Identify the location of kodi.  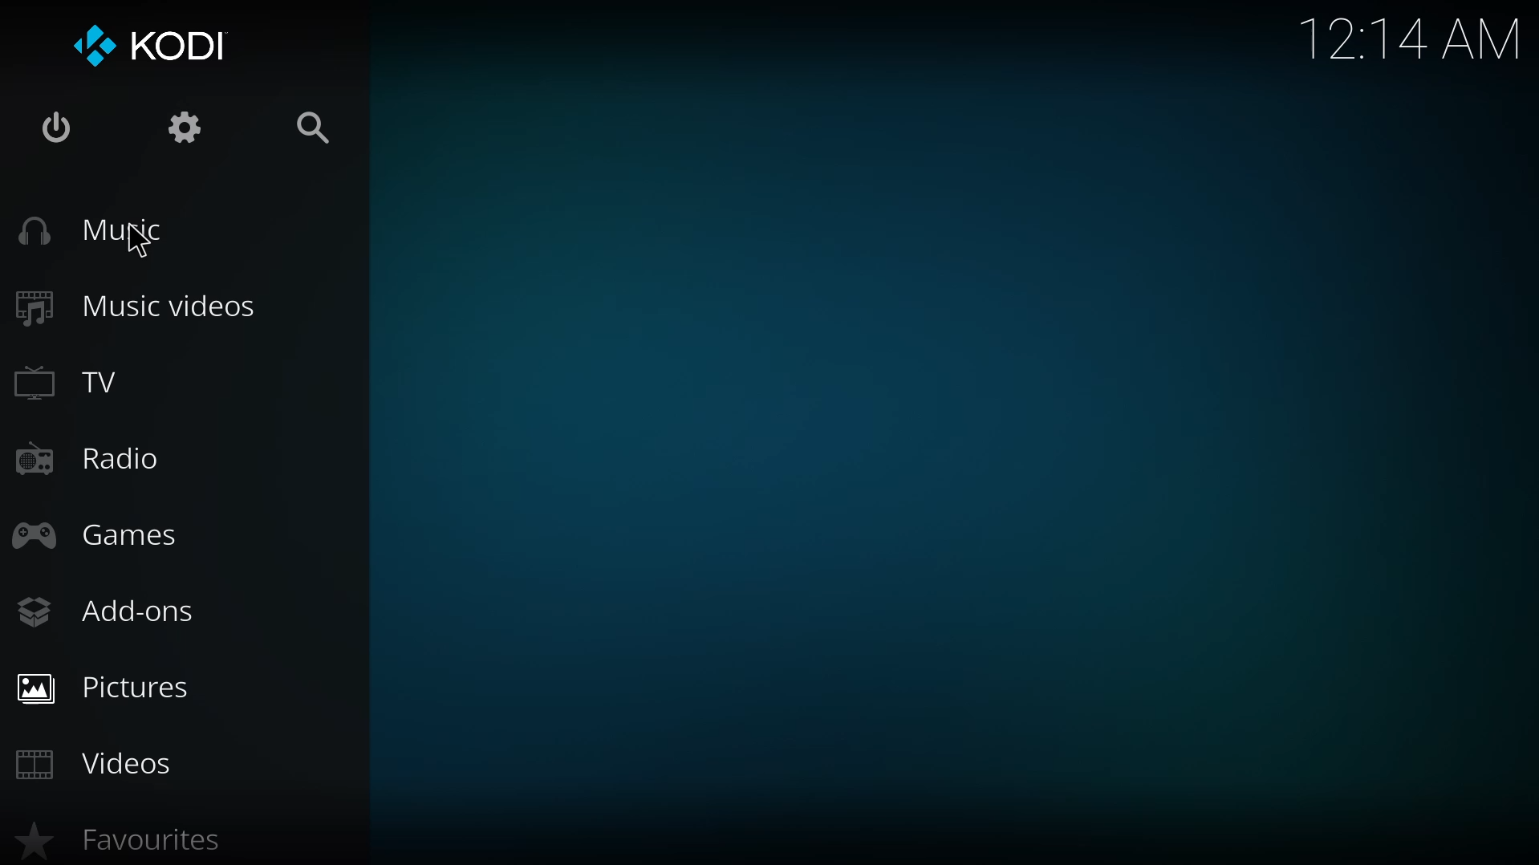
(156, 42).